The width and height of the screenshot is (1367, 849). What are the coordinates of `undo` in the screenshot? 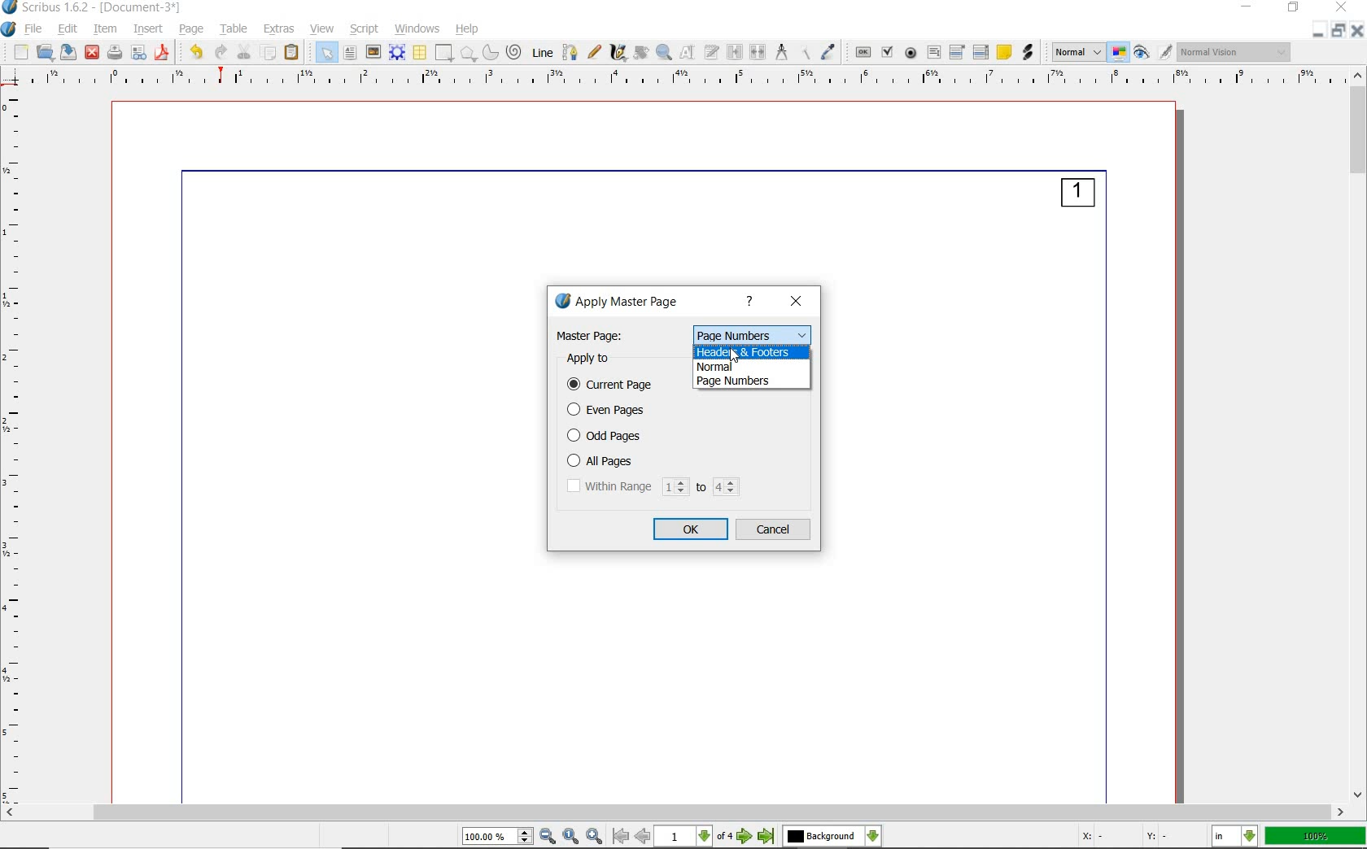 It's located at (195, 53).